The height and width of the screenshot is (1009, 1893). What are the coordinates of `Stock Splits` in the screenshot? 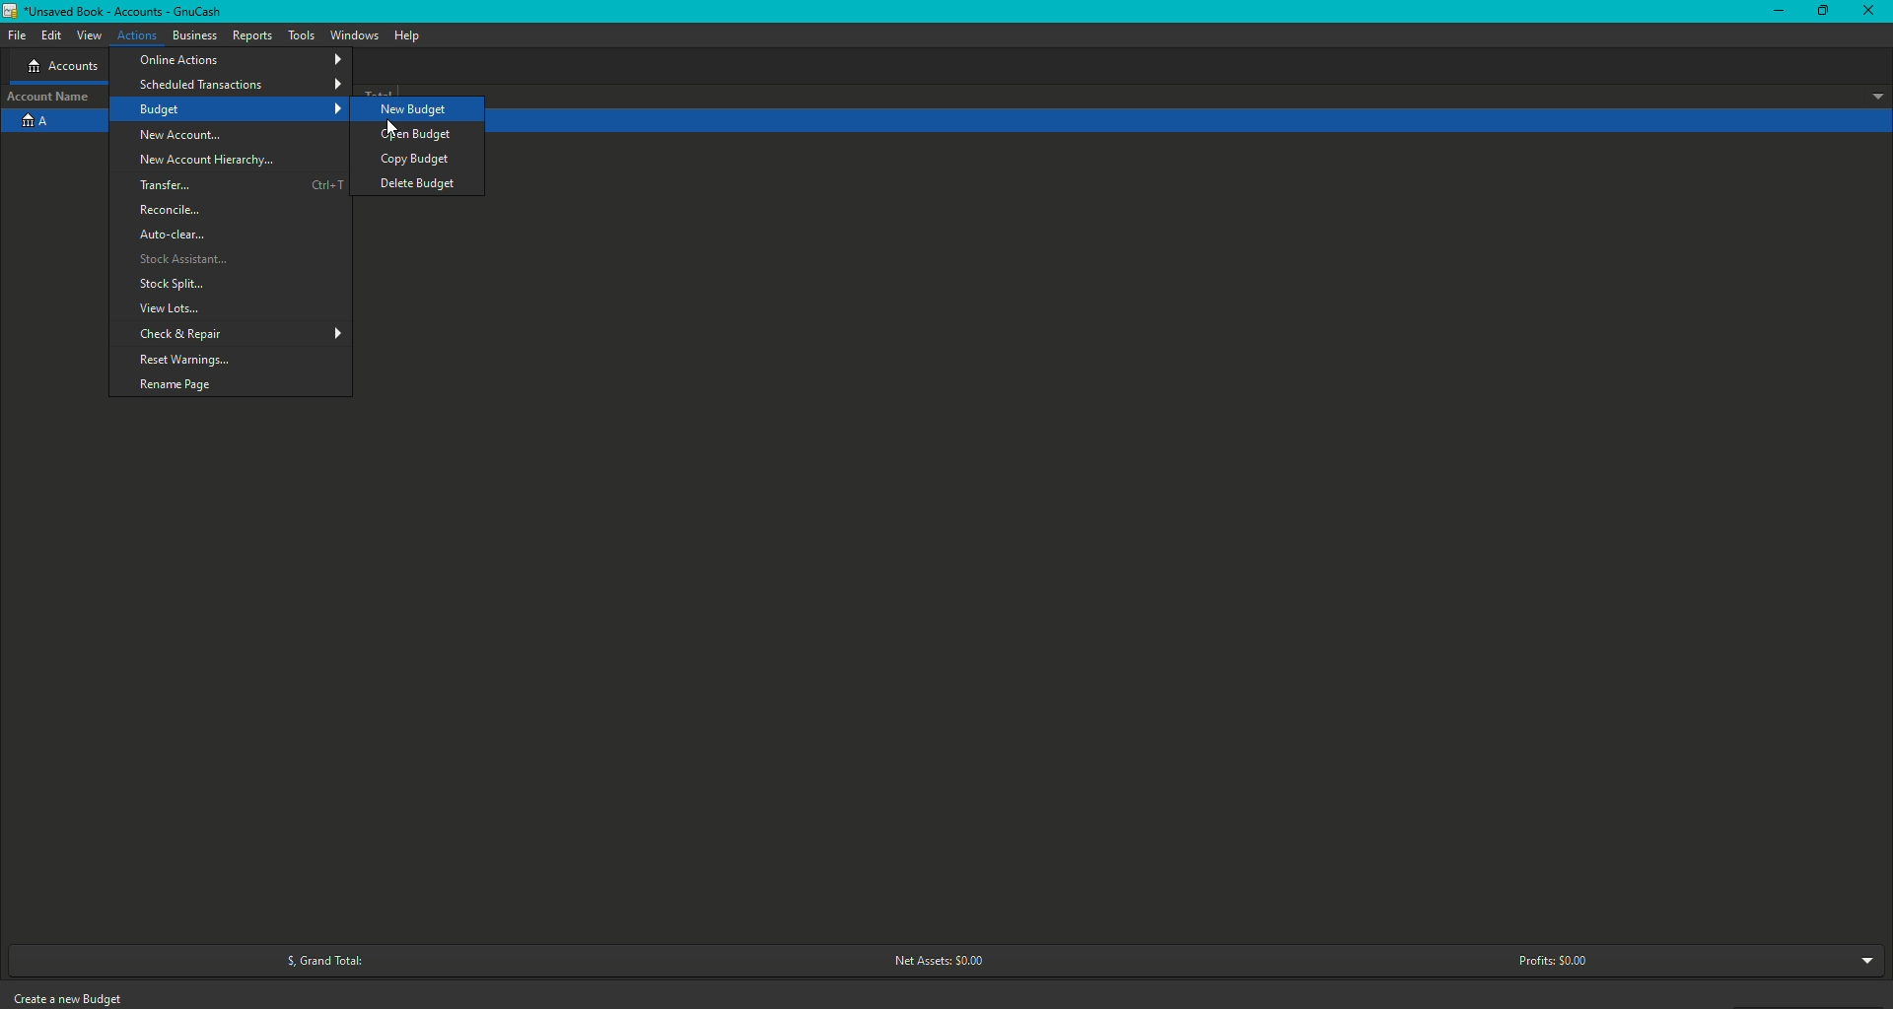 It's located at (171, 284).